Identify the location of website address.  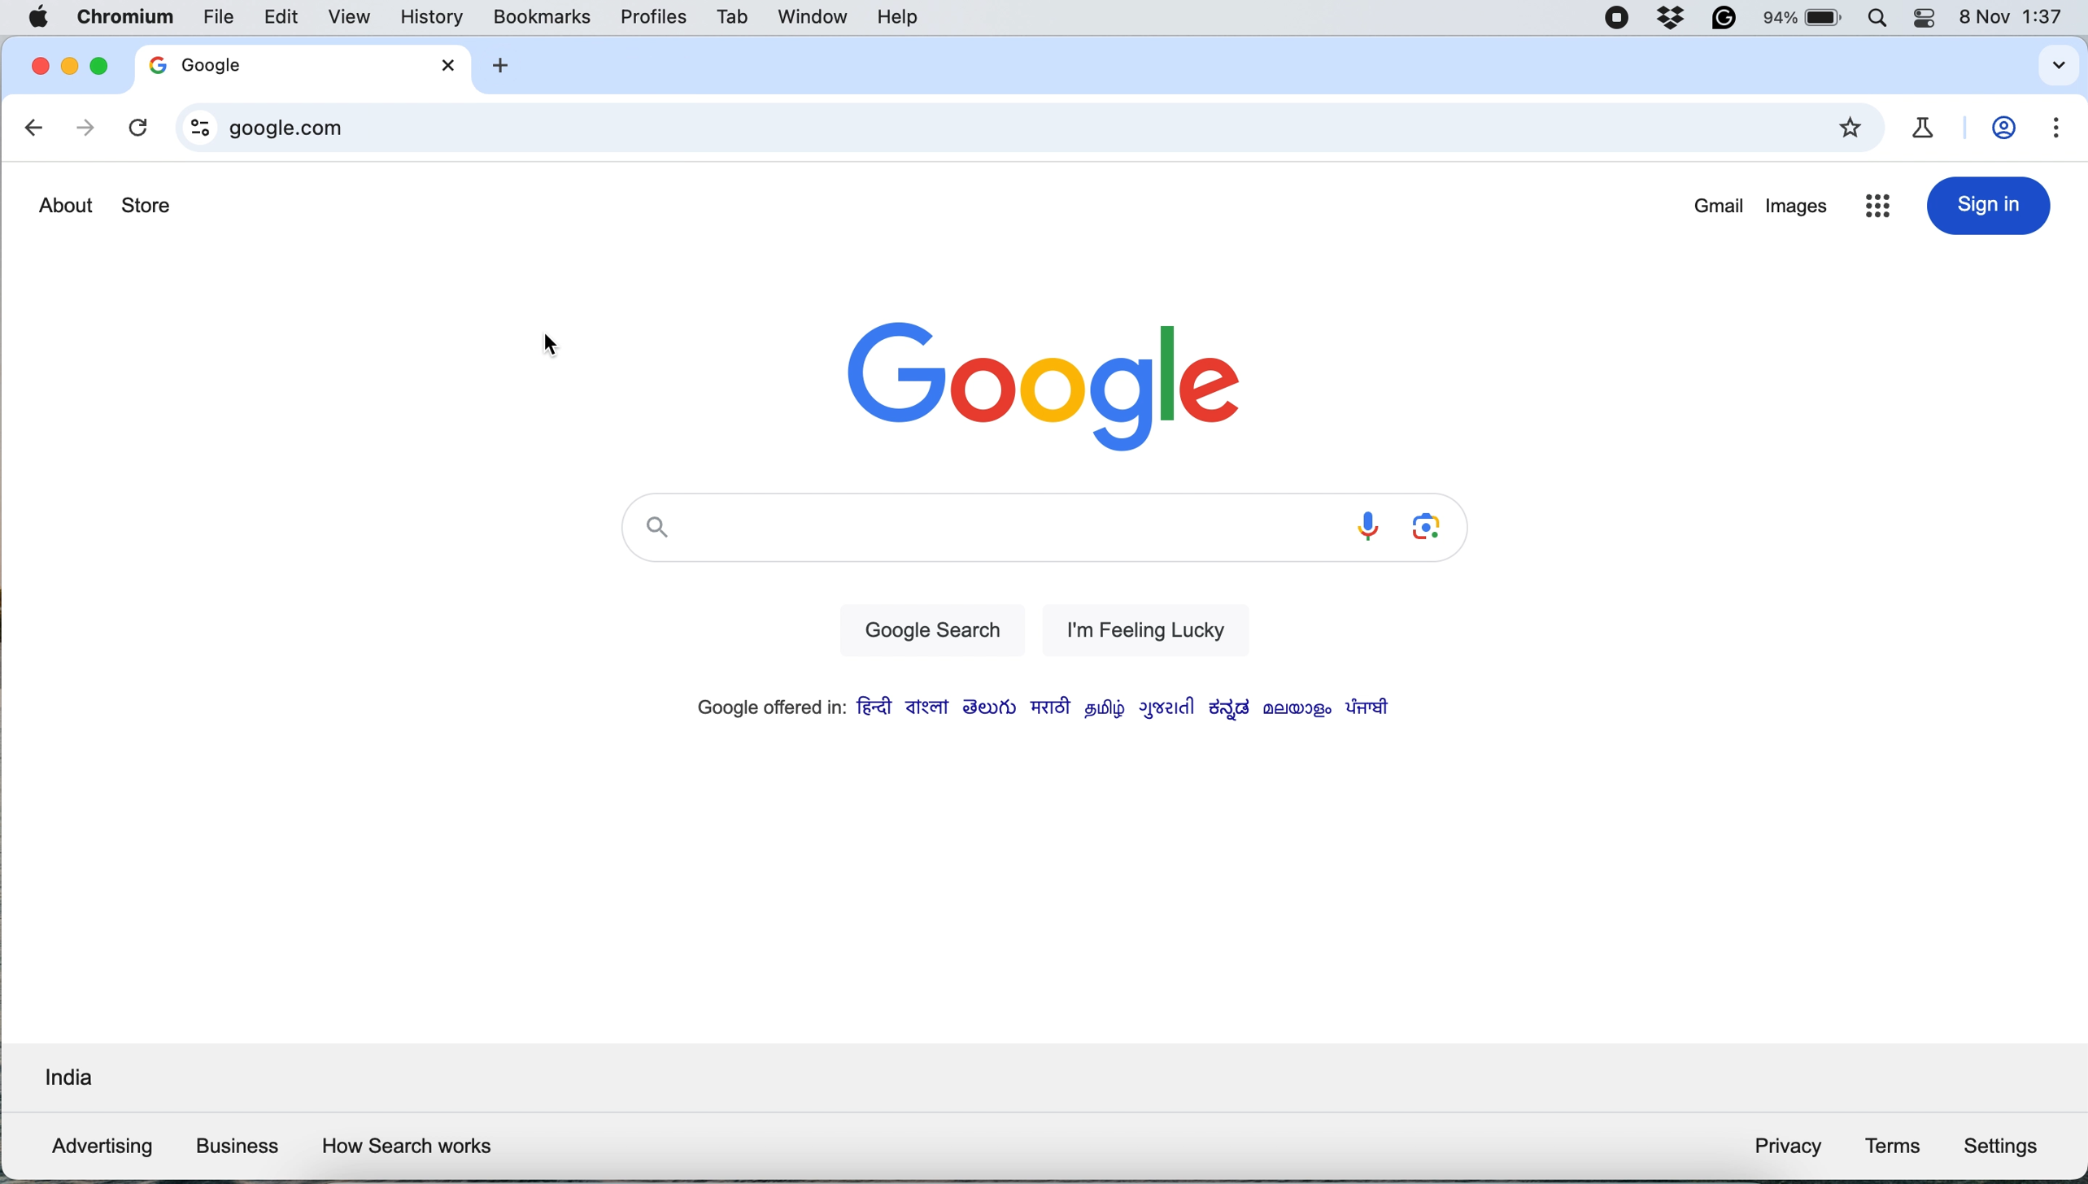
(1011, 128).